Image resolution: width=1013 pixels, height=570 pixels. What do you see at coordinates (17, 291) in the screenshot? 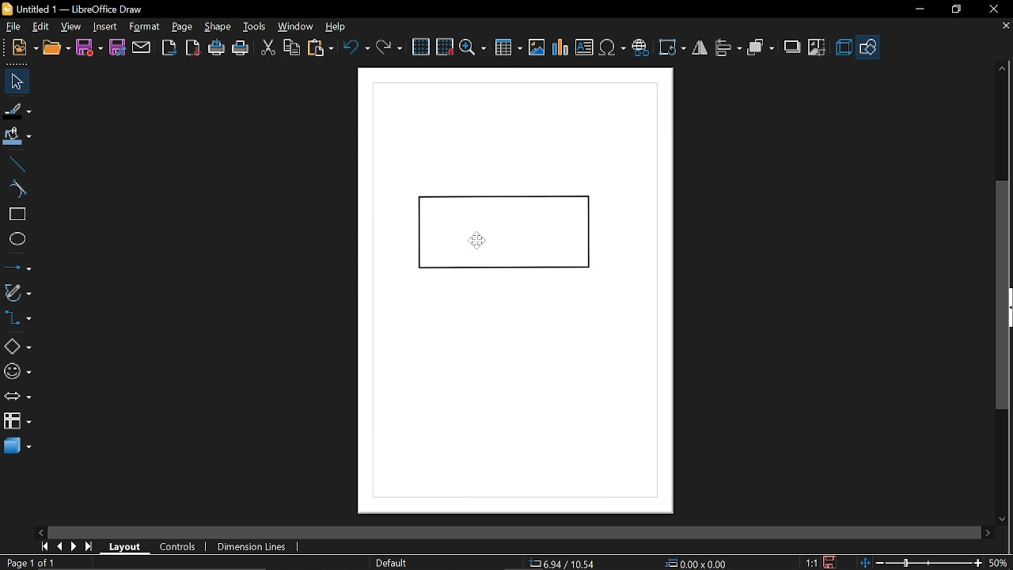
I see `curves and polygons` at bounding box center [17, 291].